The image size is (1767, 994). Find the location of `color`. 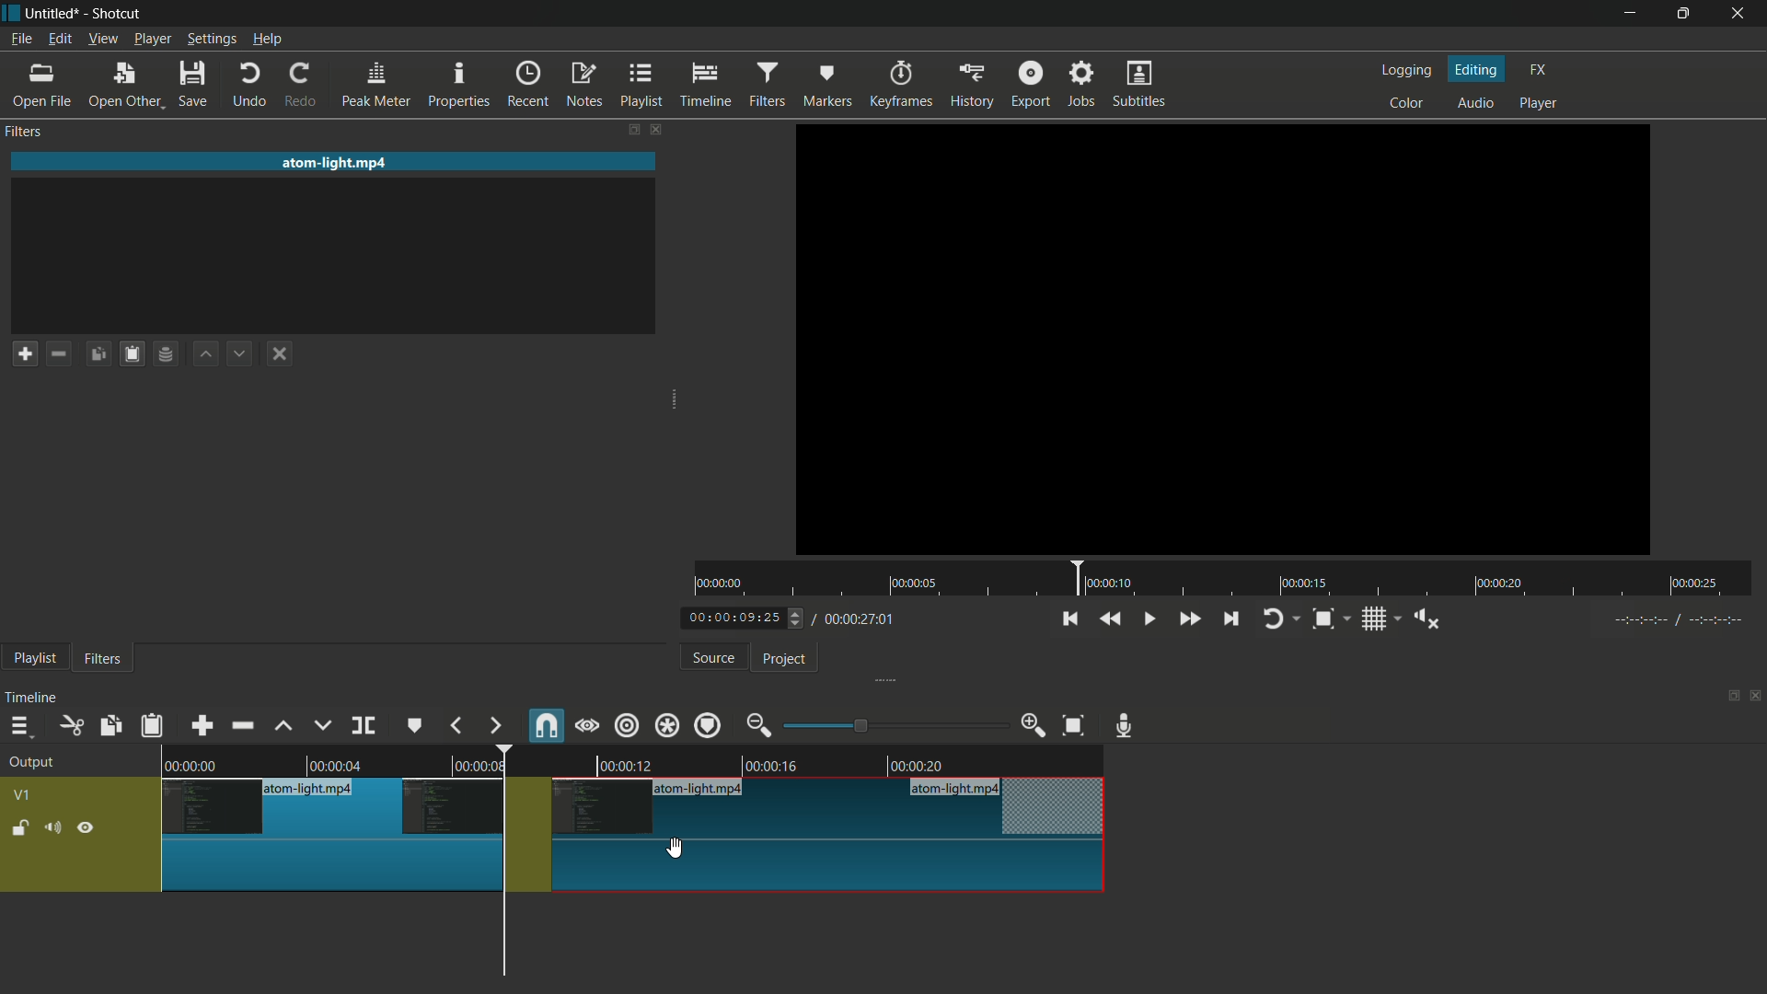

color is located at coordinates (1407, 101).